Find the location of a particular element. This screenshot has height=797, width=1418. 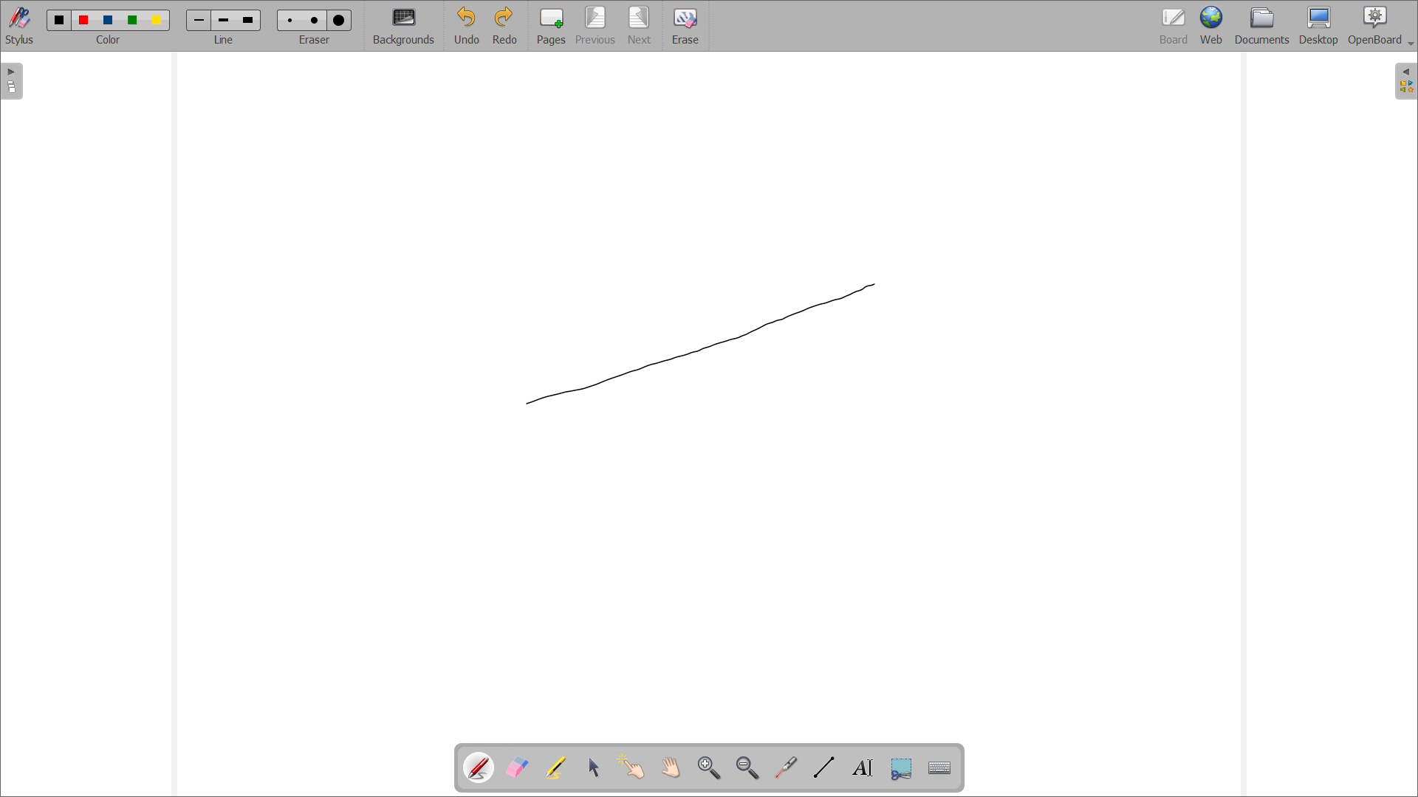

web is located at coordinates (1211, 26).